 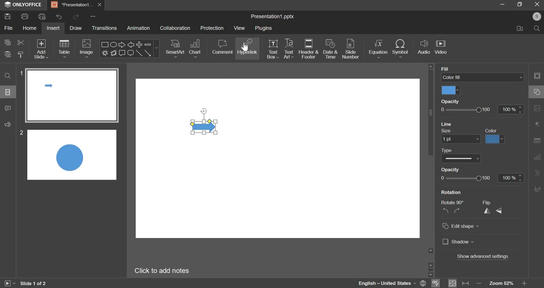 What do you see at coordinates (378, 49) in the screenshot?
I see `insert equation` at bounding box center [378, 49].